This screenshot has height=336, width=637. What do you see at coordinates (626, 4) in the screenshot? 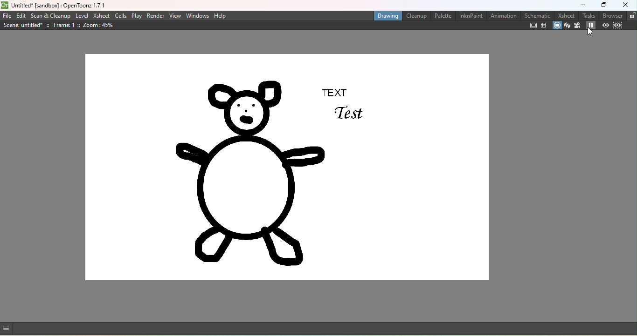
I see `Close` at bounding box center [626, 4].